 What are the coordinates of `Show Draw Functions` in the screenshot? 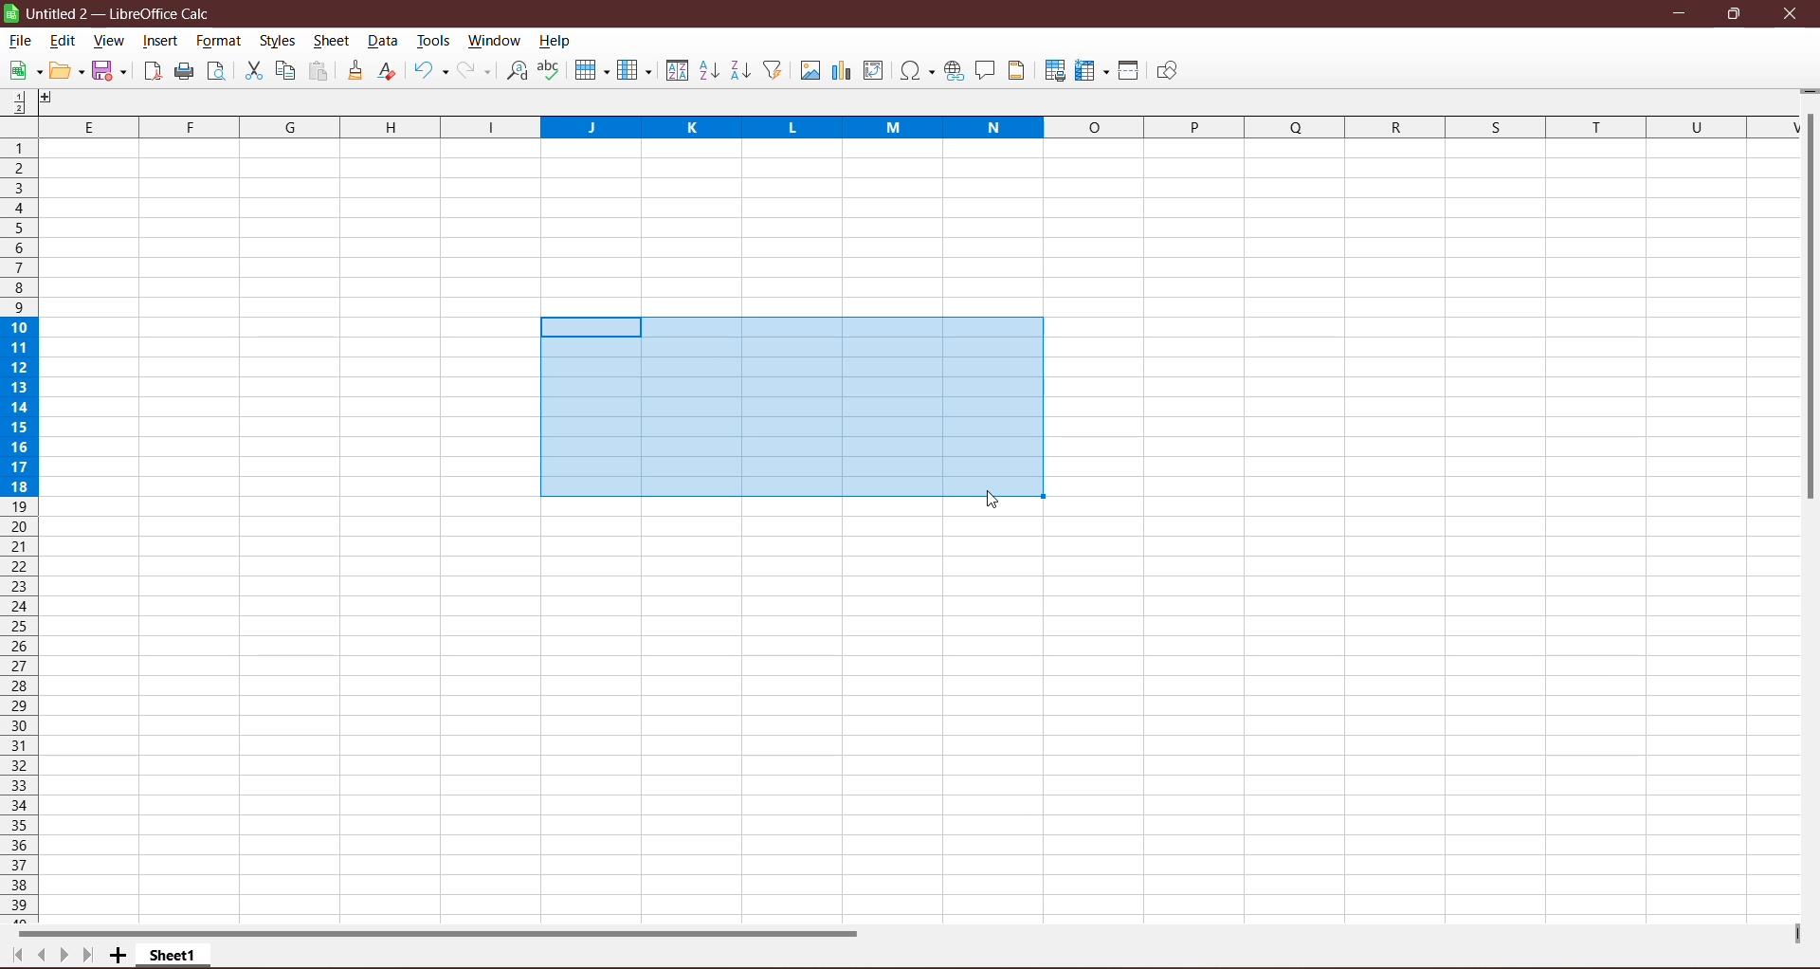 It's located at (1167, 71).